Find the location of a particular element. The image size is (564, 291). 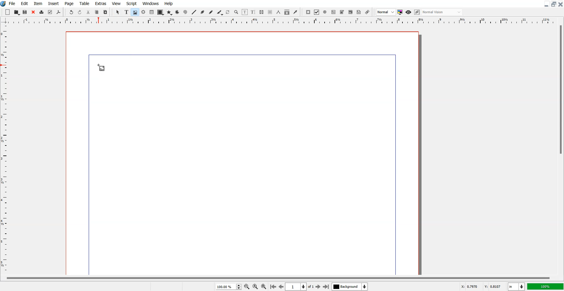

Redo is located at coordinates (80, 12).